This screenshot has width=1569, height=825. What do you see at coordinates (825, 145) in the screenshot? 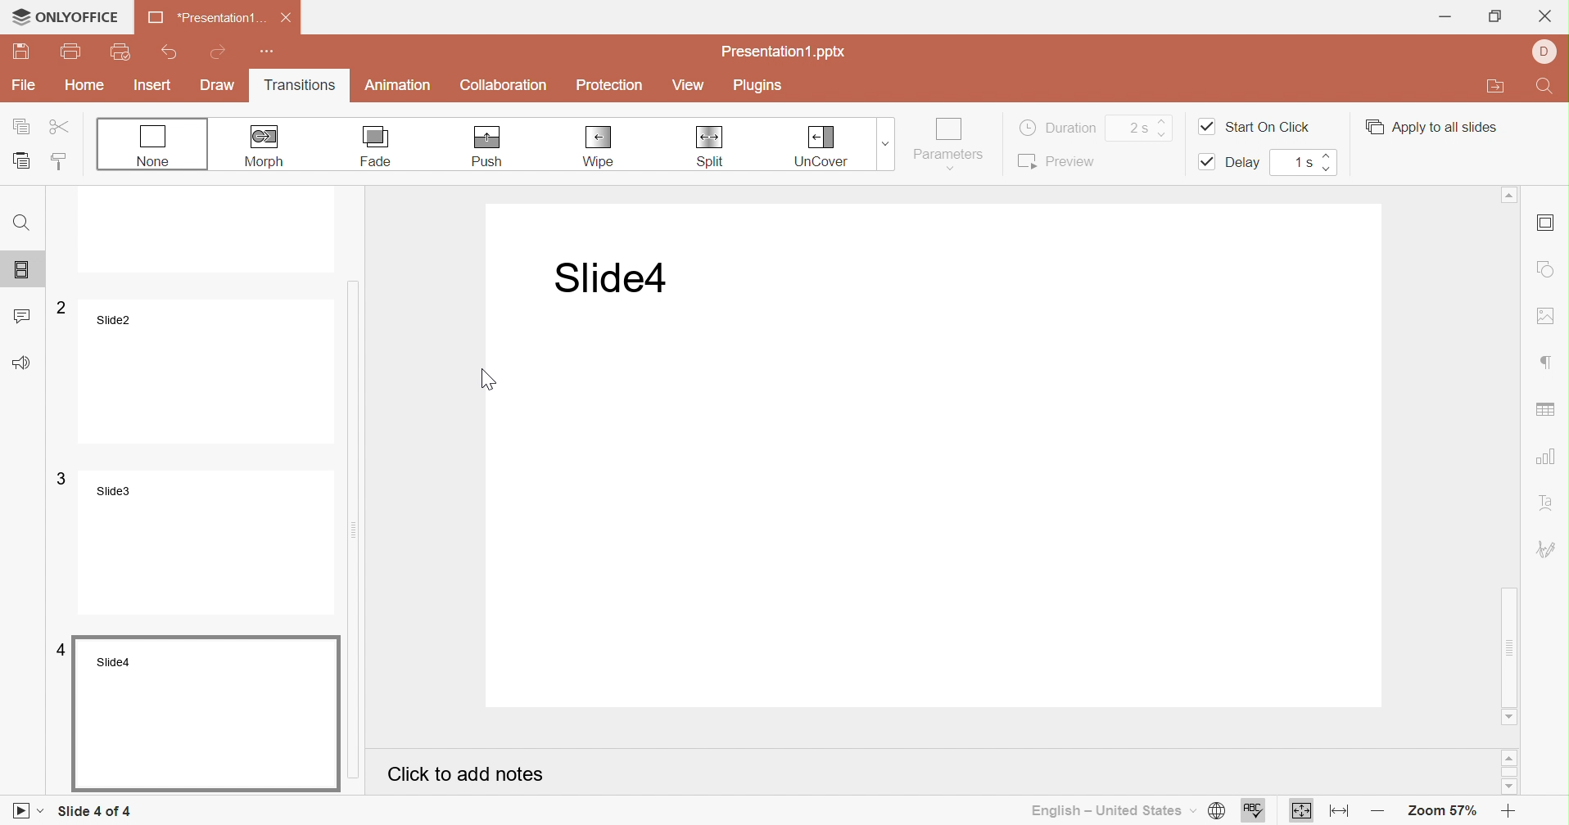
I see `Uncover` at bounding box center [825, 145].